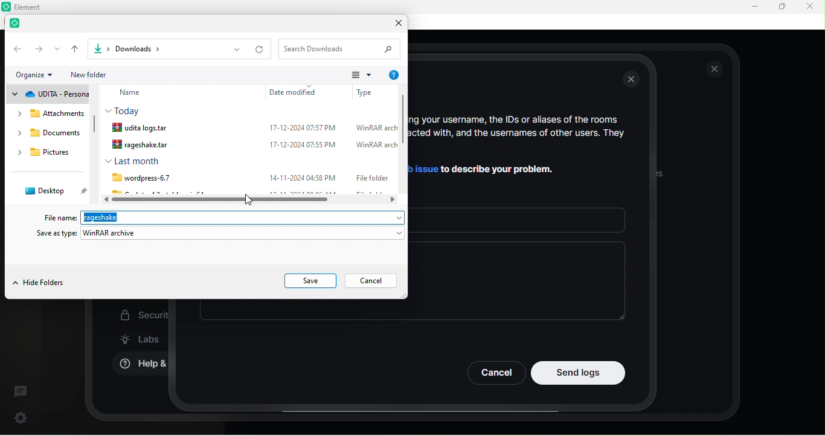 The height and width of the screenshot is (436, 825). What do you see at coordinates (33, 7) in the screenshot?
I see `Element` at bounding box center [33, 7].